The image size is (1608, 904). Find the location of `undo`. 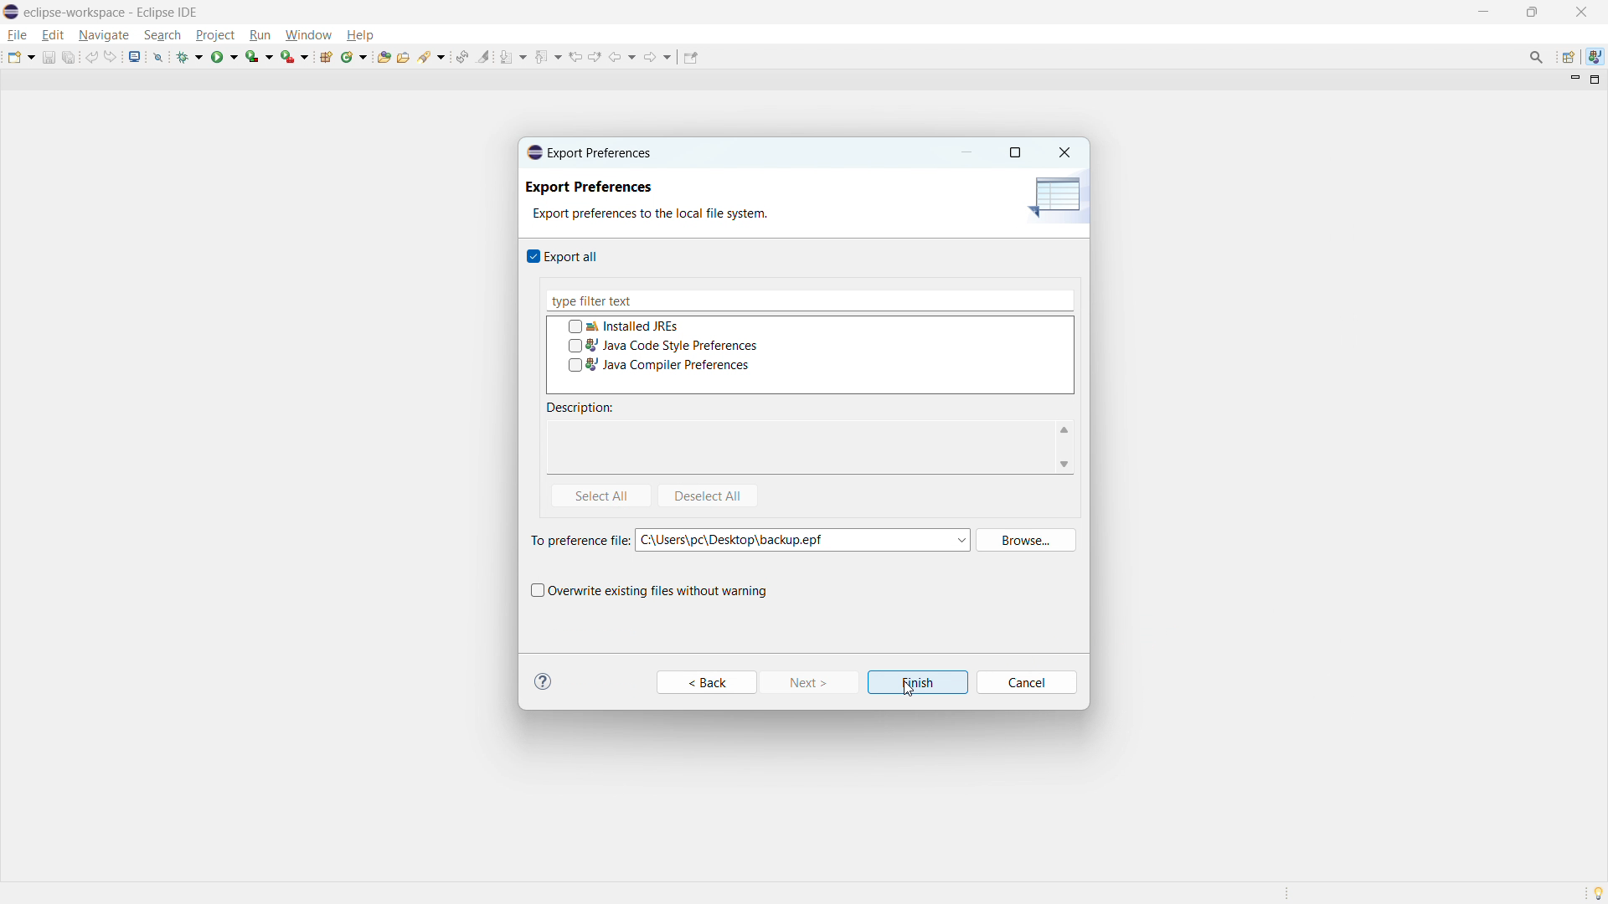

undo is located at coordinates (91, 57).